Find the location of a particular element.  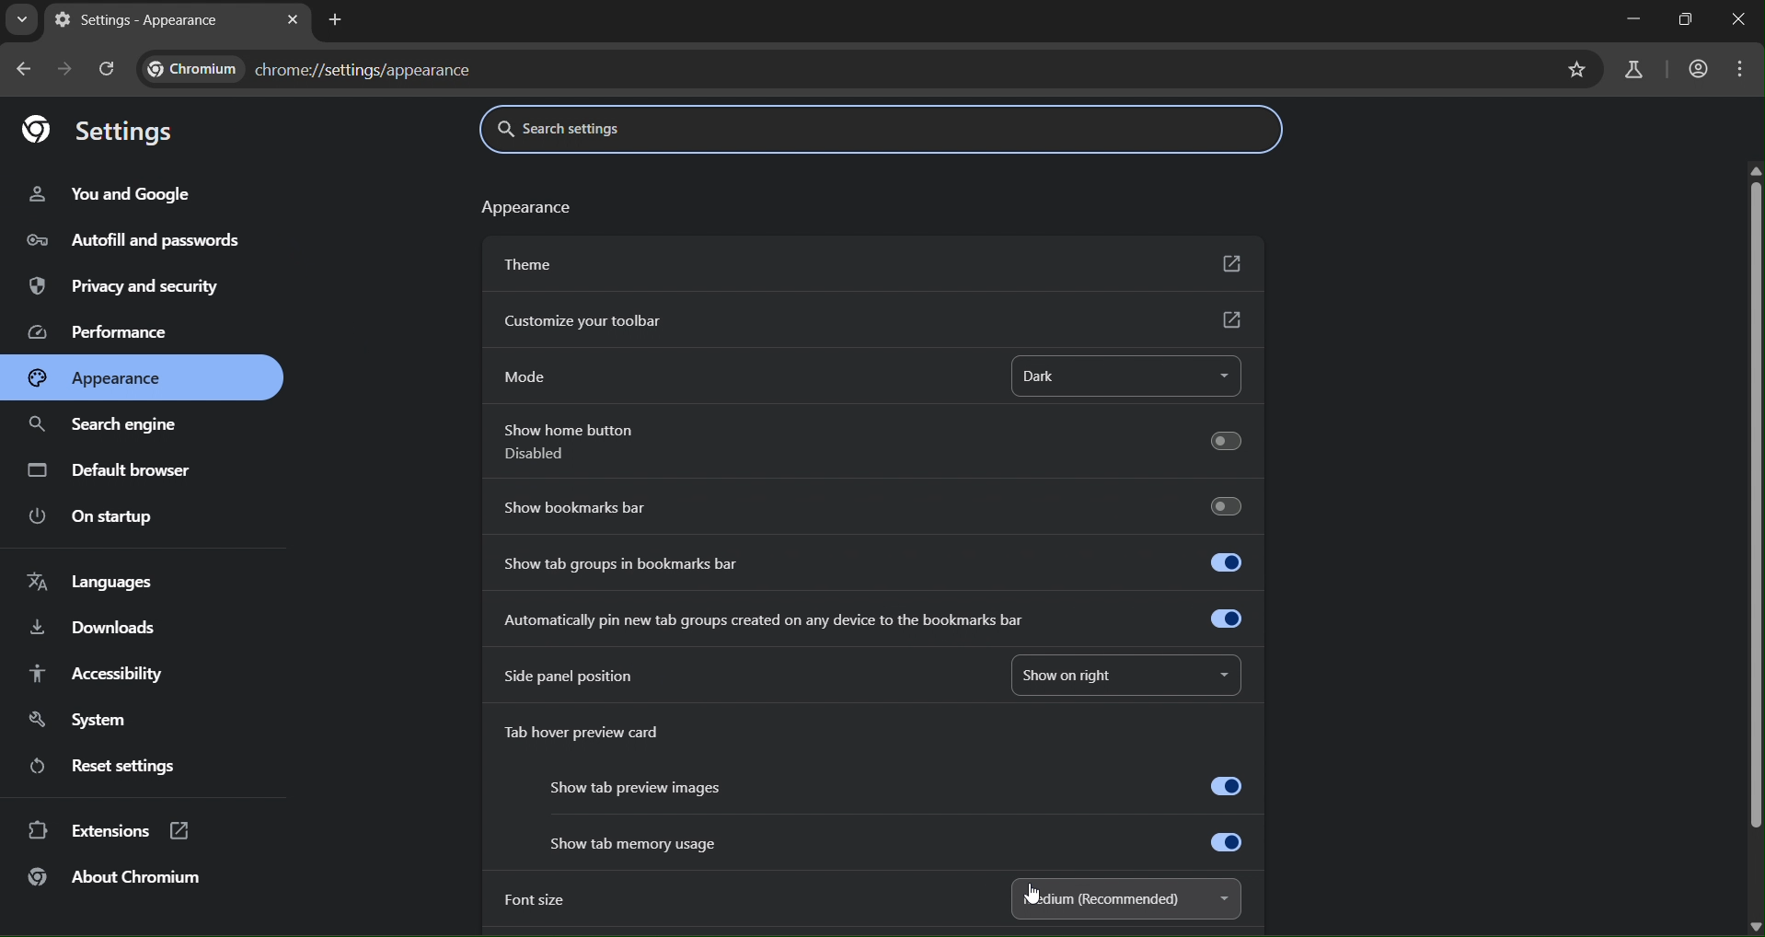

show tab preview images is located at coordinates (890, 781).